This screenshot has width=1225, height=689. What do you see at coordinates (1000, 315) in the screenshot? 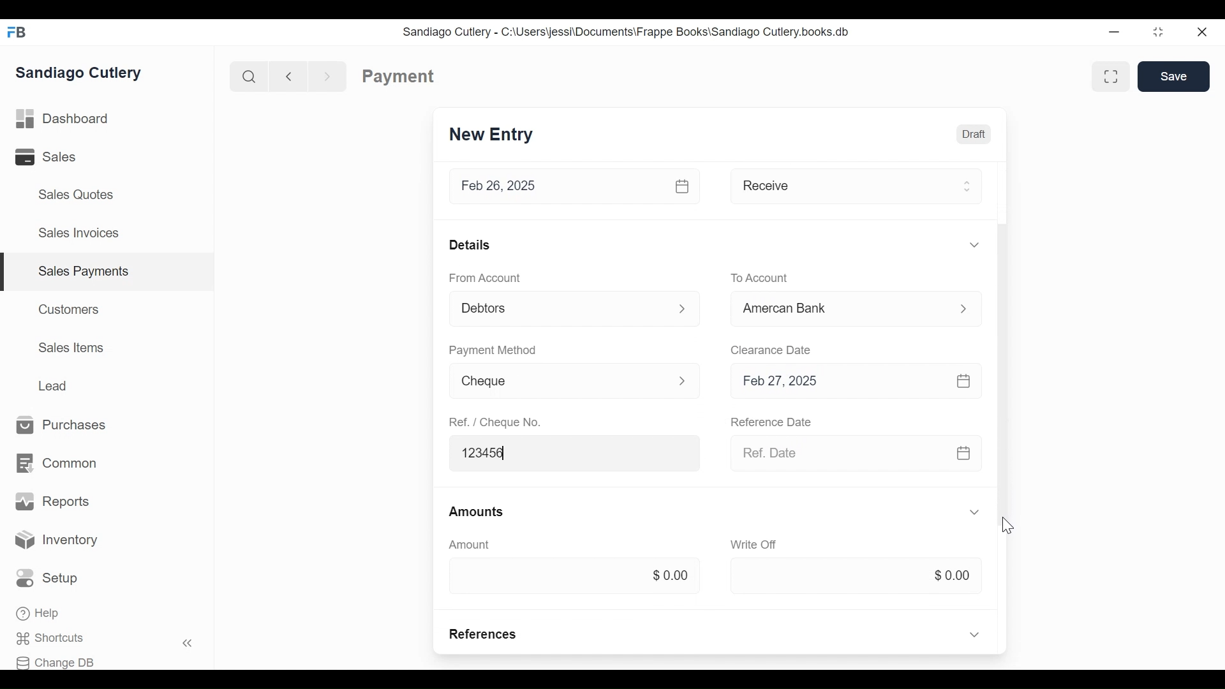
I see `Vertical Scroll bar` at bounding box center [1000, 315].